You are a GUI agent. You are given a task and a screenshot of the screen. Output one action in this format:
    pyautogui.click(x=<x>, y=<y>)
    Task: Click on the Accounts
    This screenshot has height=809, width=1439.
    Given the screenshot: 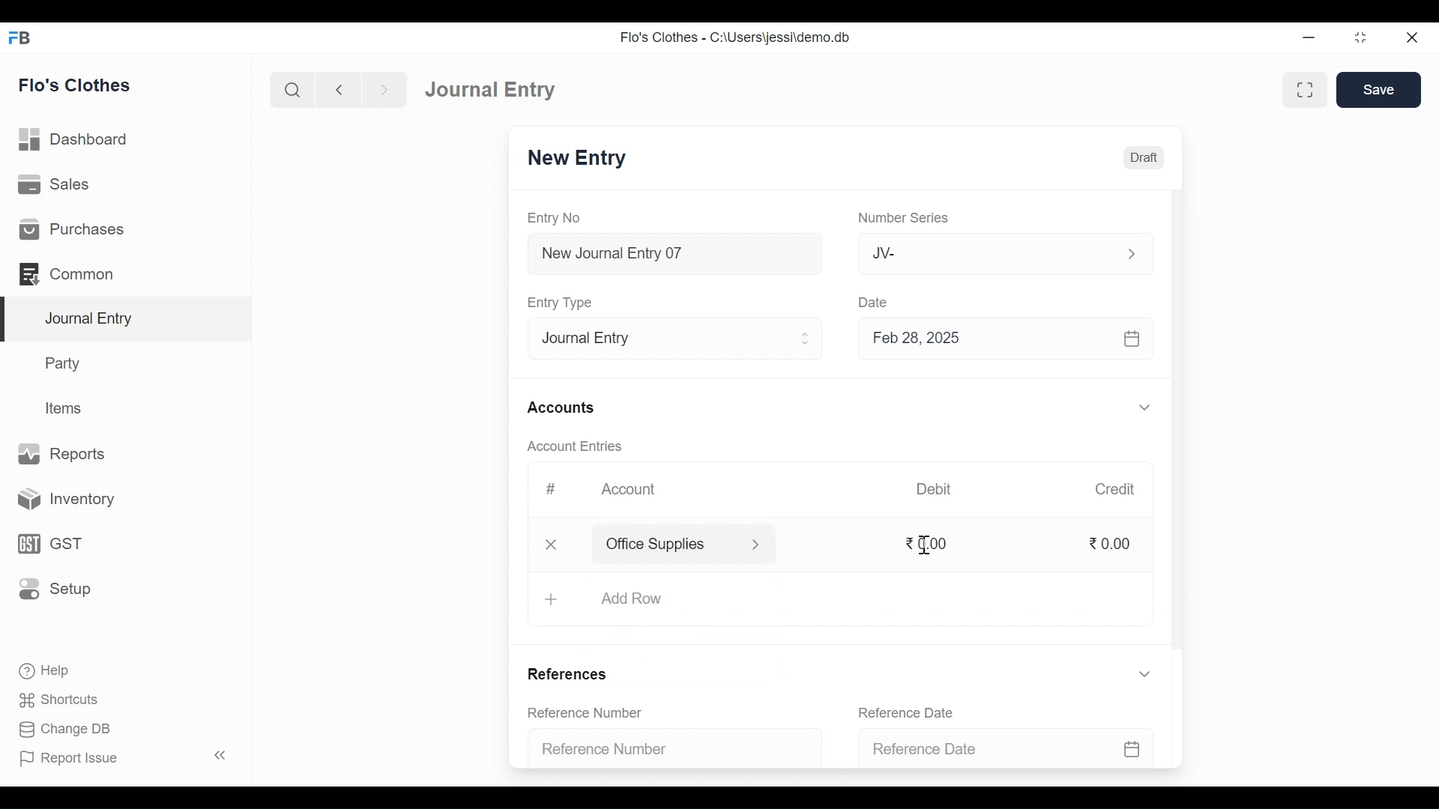 What is the action you would take?
    pyautogui.click(x=561, y=408)
    